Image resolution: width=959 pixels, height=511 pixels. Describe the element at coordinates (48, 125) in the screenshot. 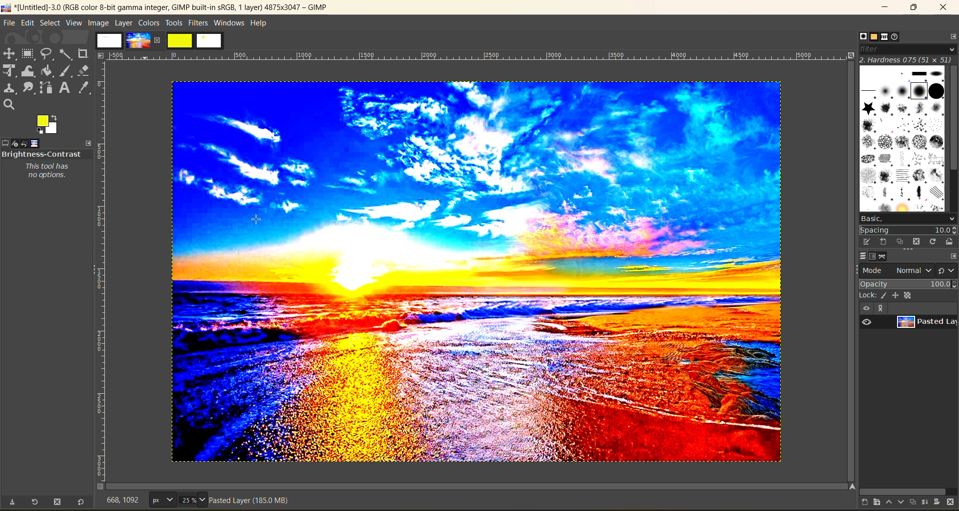

I see `active foreground and background color` at that location.